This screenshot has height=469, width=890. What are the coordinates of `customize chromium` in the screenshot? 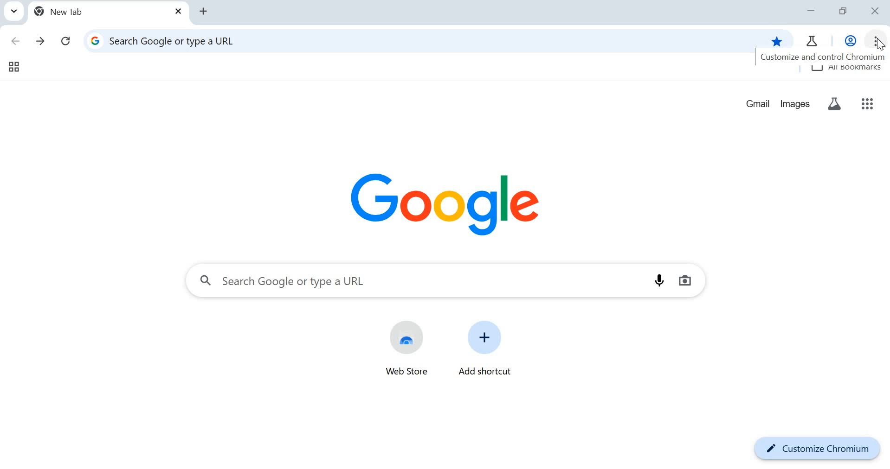 It's located at (811, 447).